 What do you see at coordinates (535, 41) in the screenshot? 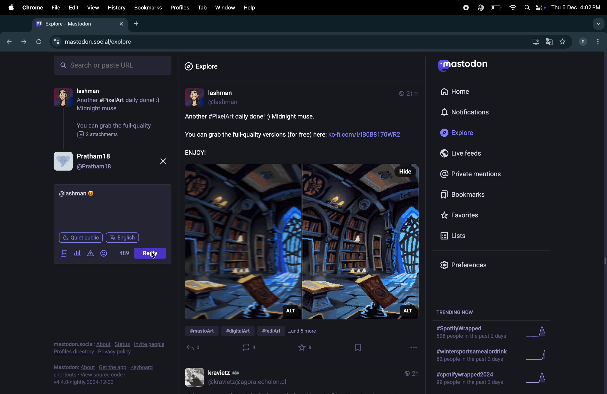
I see `download mastdon` at bounding box center [535, 41].